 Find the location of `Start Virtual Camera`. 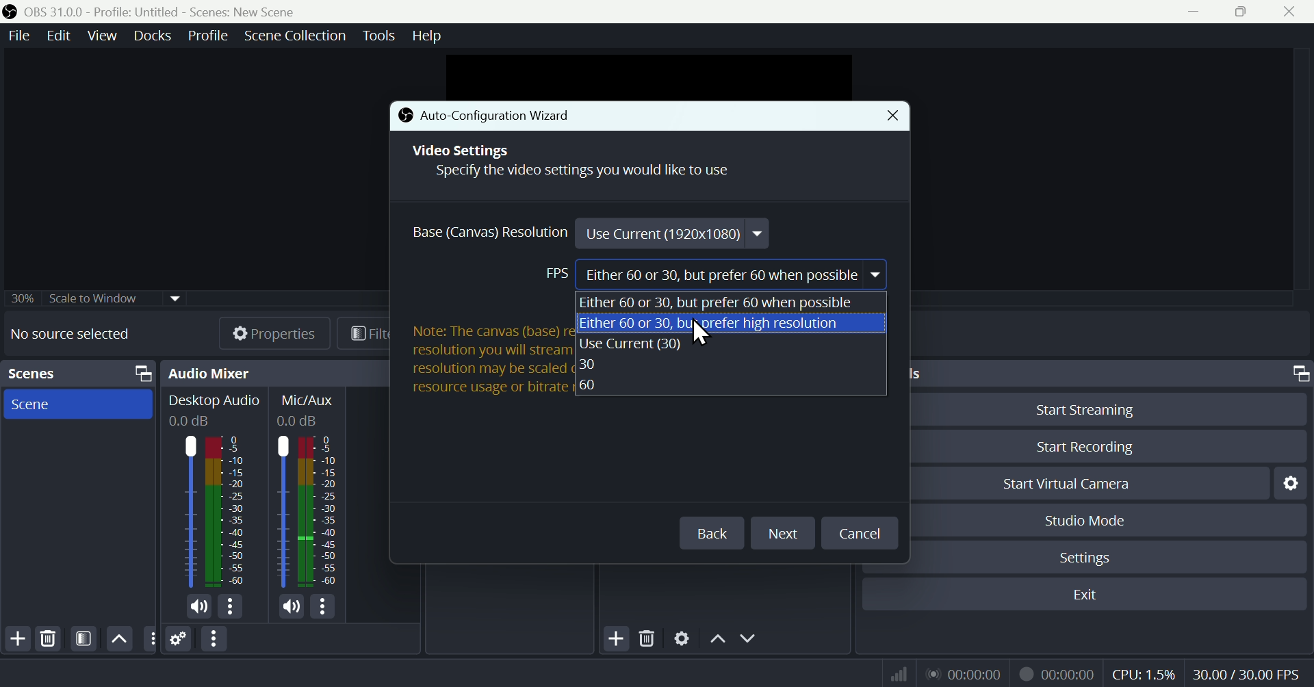

Start Virtual Camera is located at coordinates (1086, 482).